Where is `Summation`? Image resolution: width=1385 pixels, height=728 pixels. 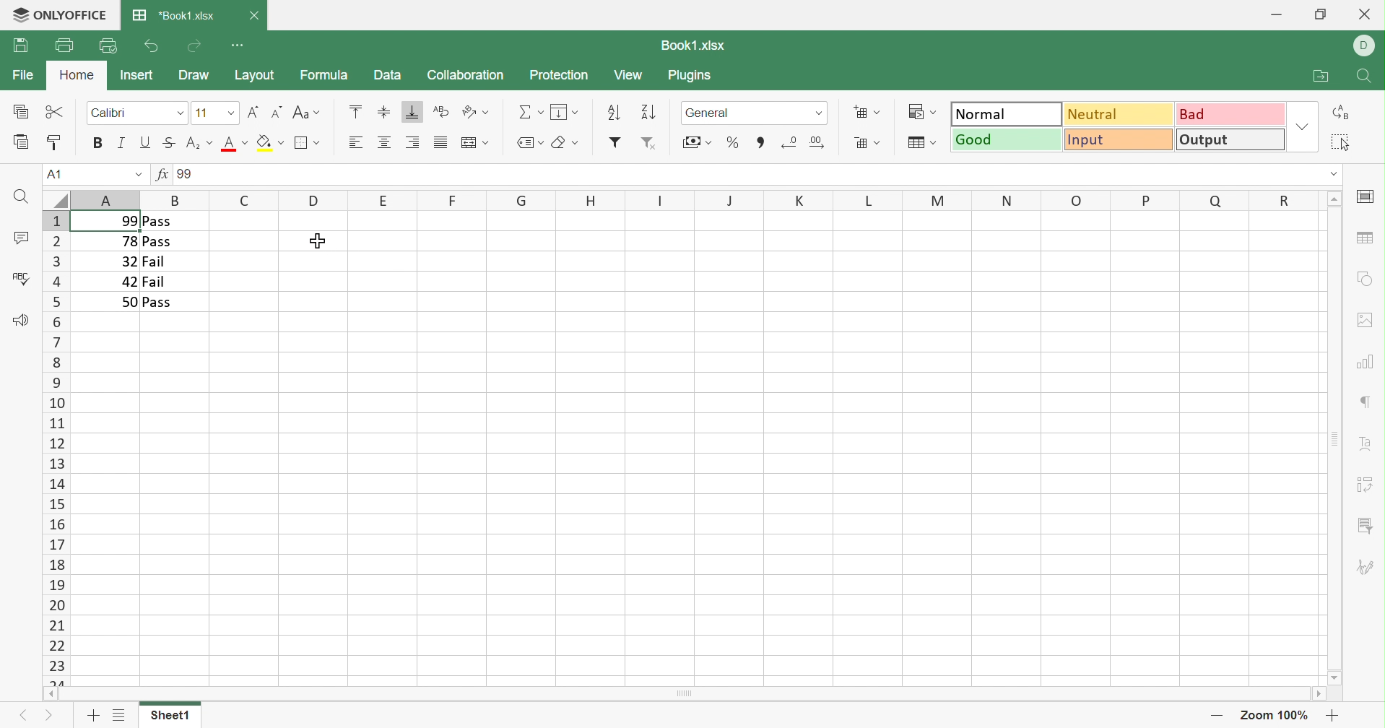
Summation is located at coordinates (531, 113).